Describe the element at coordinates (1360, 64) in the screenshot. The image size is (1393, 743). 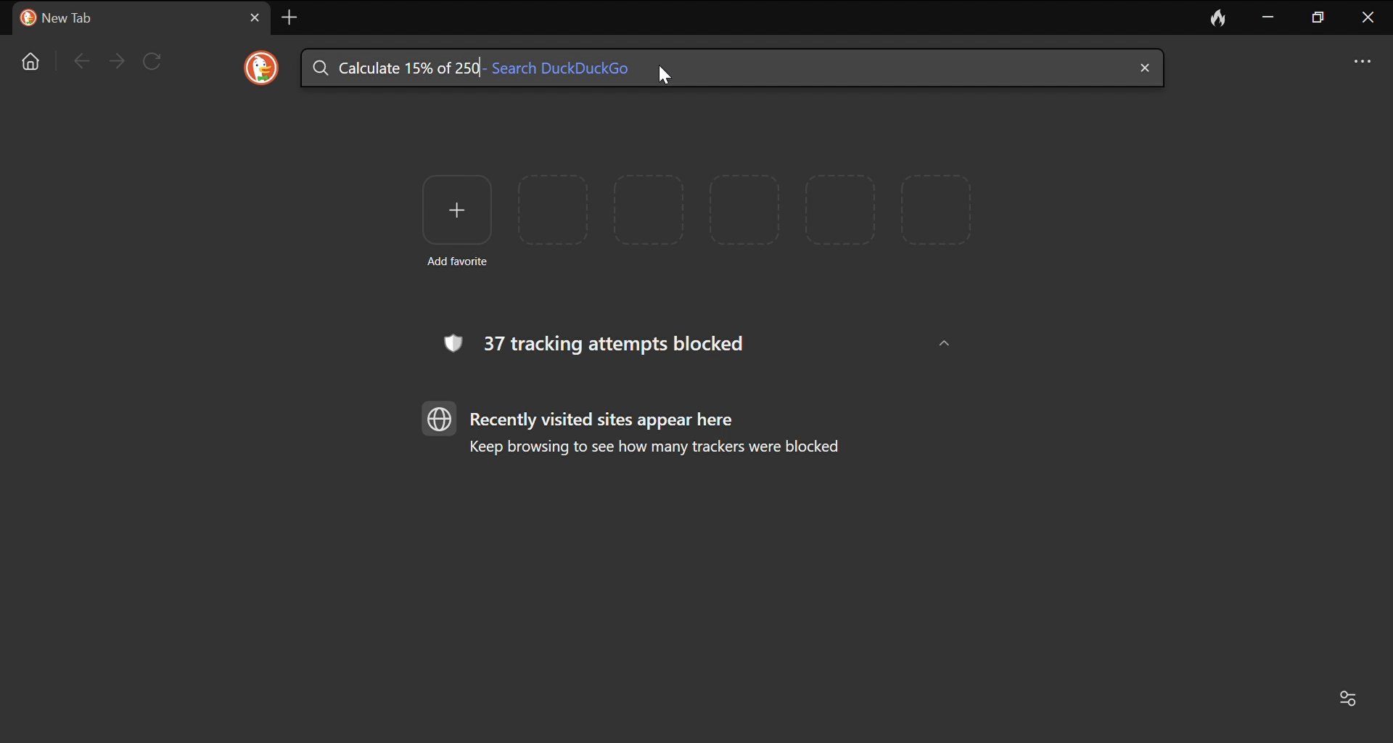
I see `options` at that location.